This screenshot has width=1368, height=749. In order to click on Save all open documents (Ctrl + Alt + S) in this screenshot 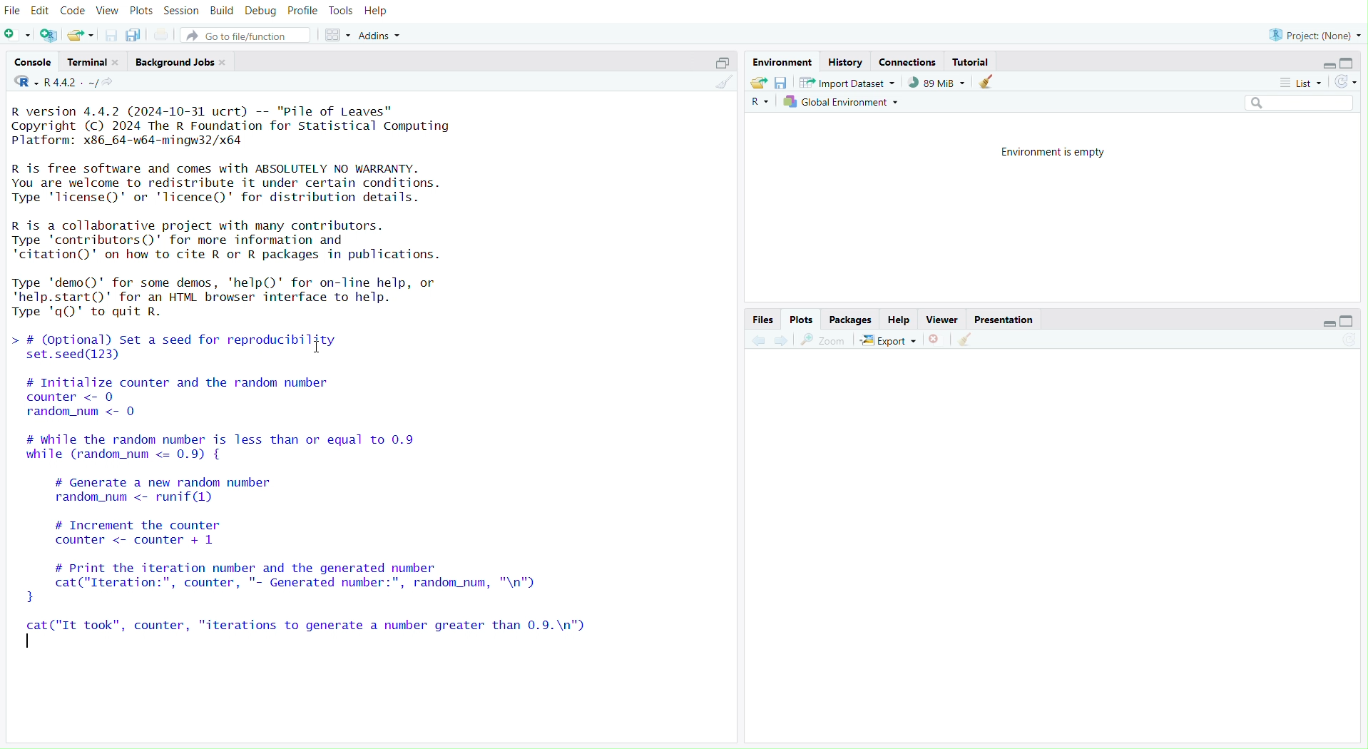, I will do `click(135, 34)`.